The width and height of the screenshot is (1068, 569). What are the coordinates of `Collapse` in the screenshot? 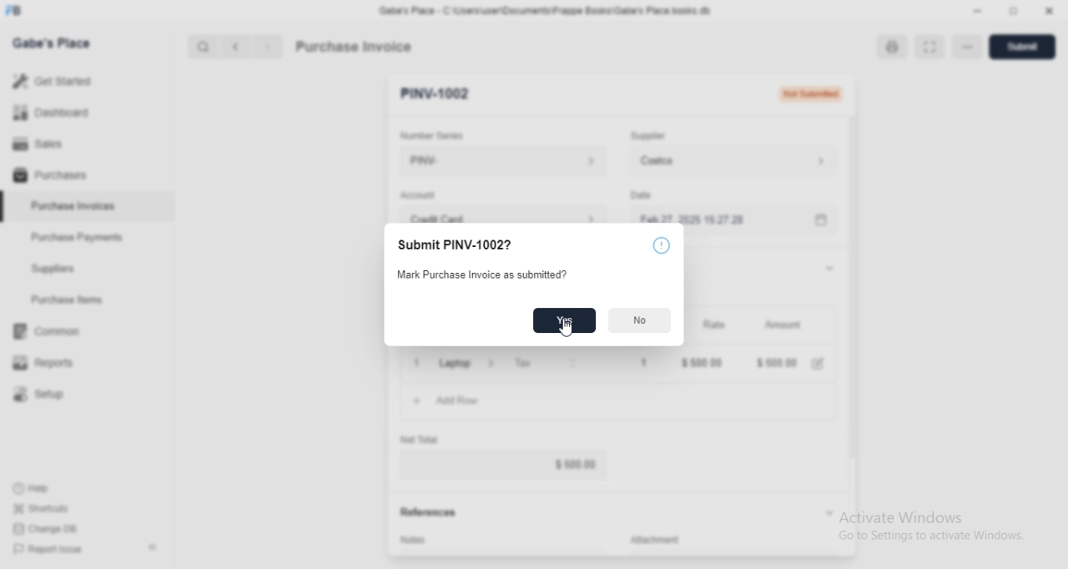 It's located at (829, 512).